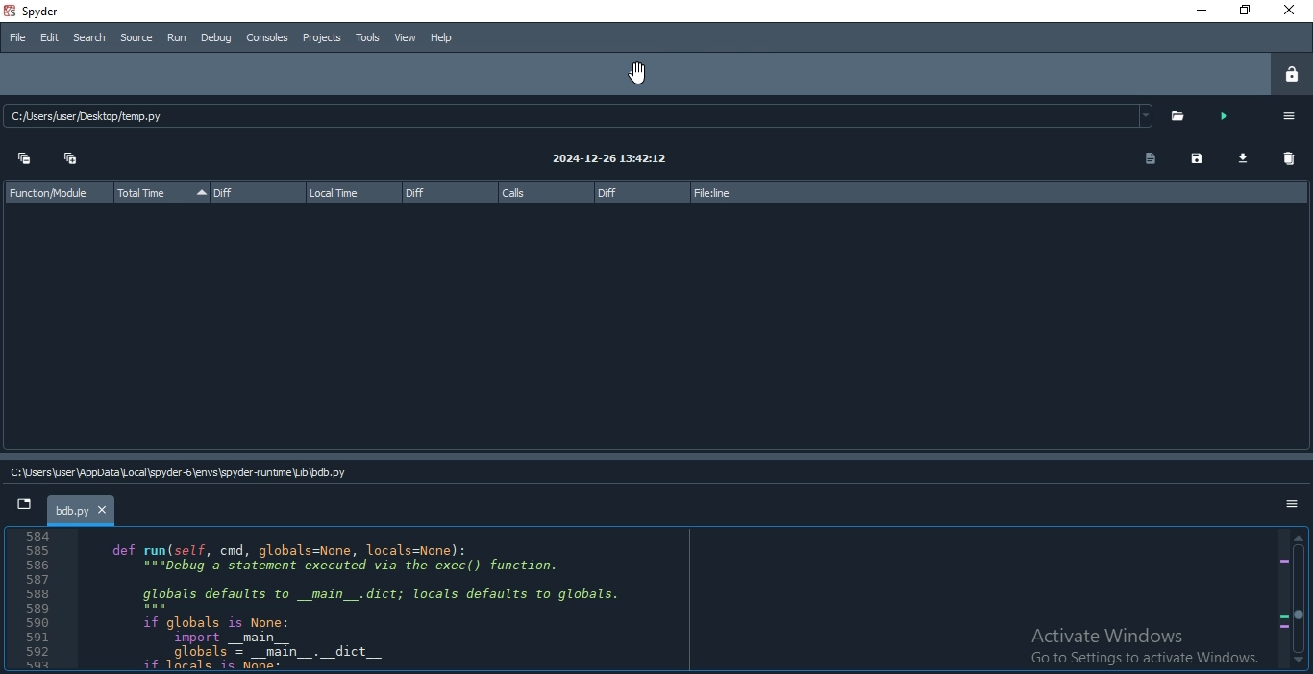 The image size is (1313, 674). I want to click on code in IDE, so click(635, 600).